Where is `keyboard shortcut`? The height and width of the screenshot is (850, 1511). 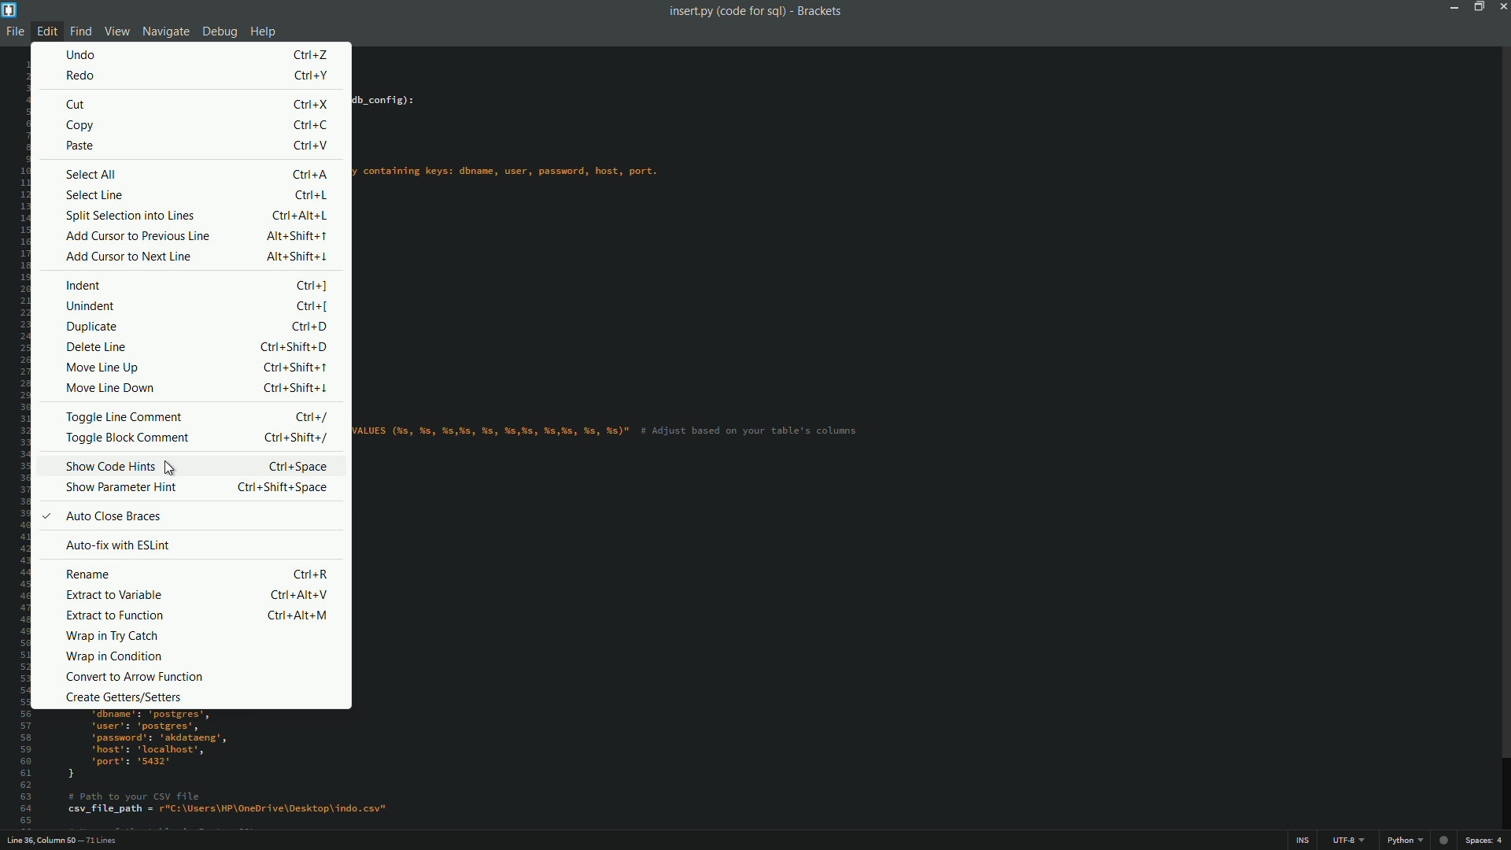 keyboard shortcut is located at coordinates (295, 236).